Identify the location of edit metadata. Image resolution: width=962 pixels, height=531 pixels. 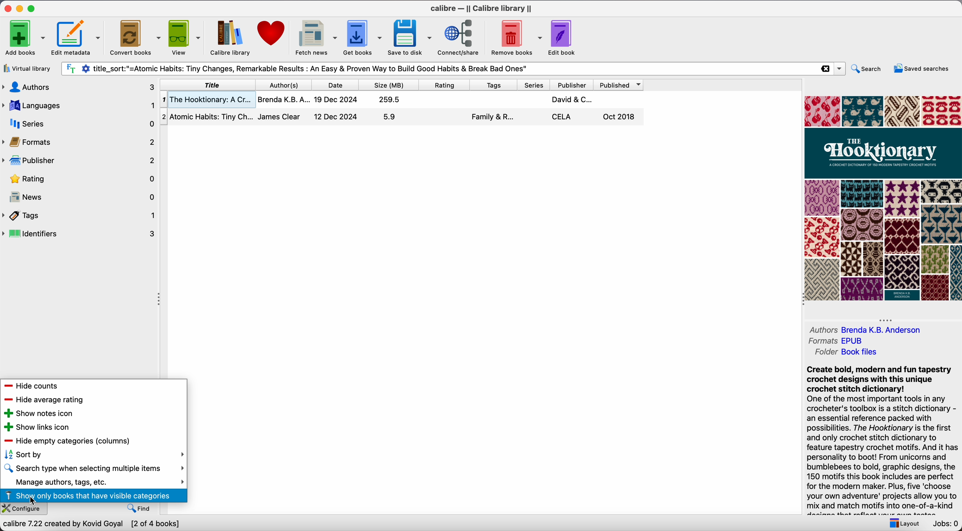
(77, 38).